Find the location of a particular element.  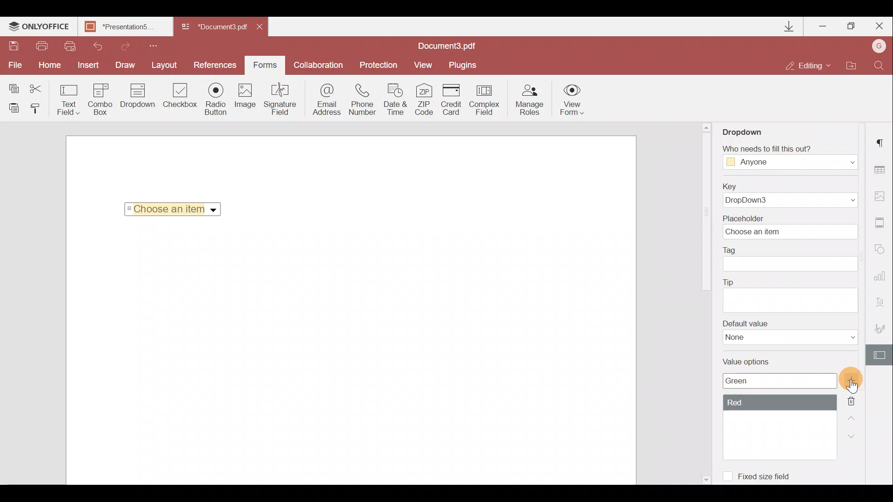

Fill Access is located at coordinates (788, 158).